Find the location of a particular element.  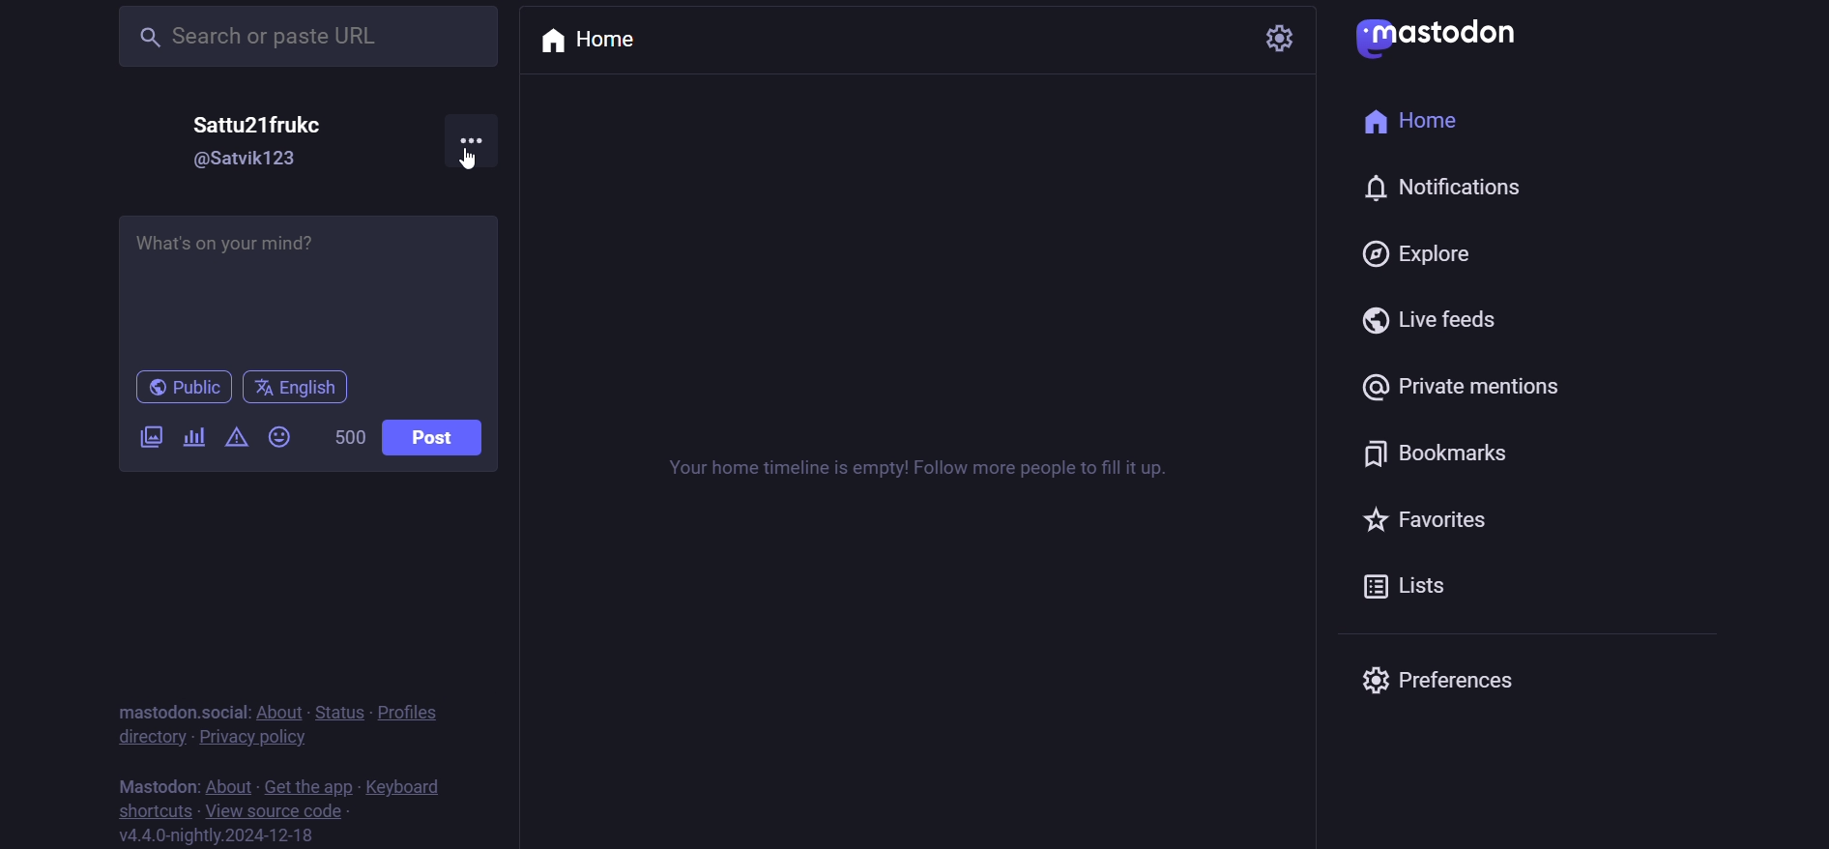

get the app is located at coordinates (304, 785).